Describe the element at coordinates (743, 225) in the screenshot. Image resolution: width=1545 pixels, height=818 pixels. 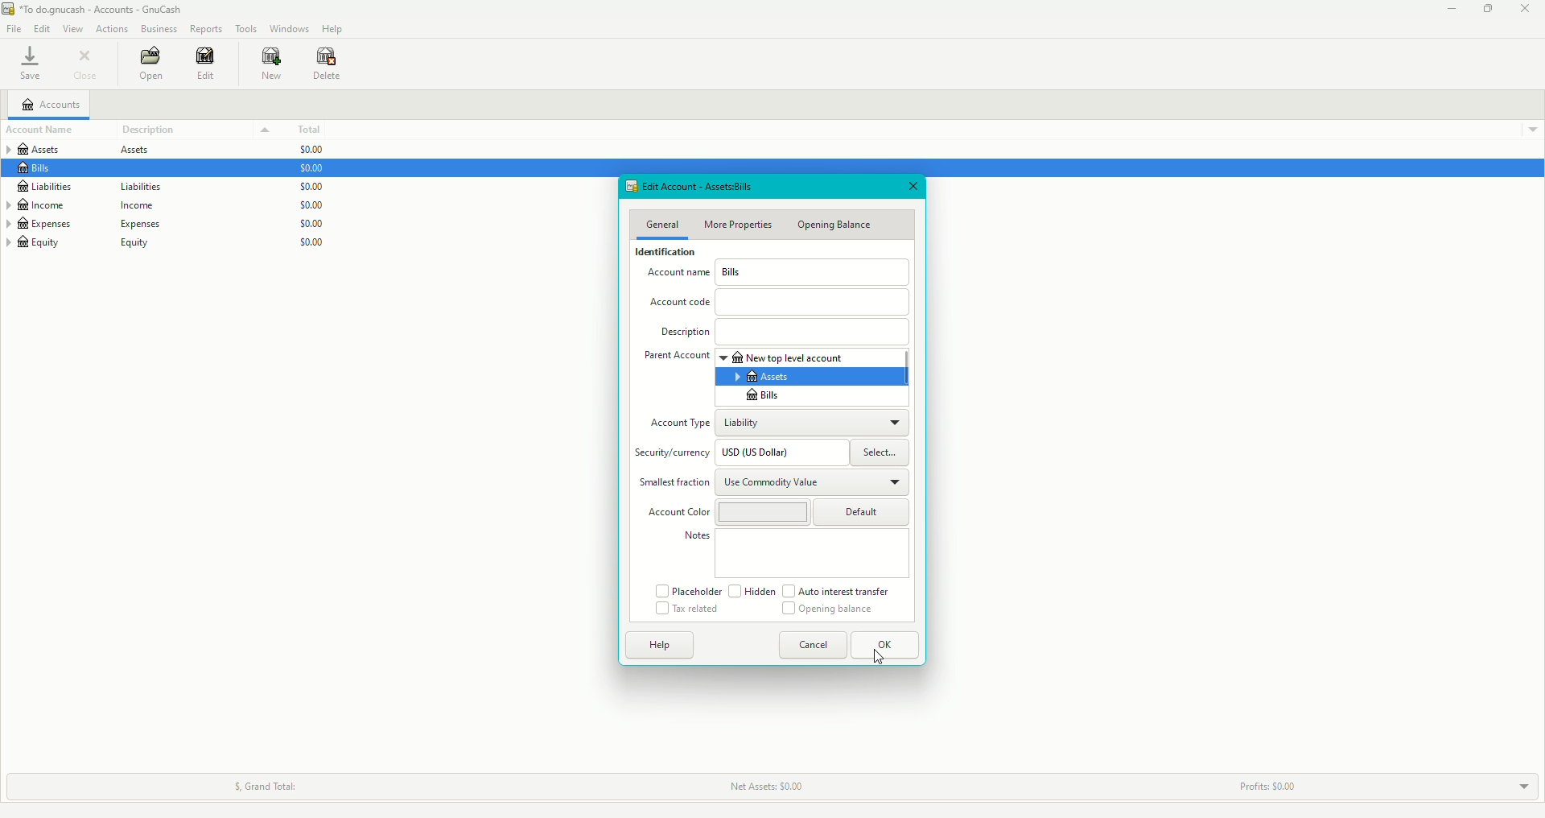
I see `More Properties` at that location.